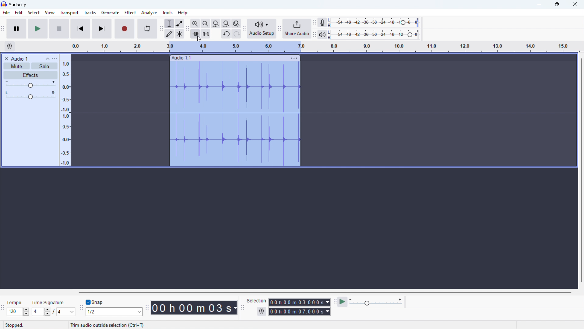 This screenshot has width=584, height=329. Describe the element at coordinates (30, 95) in the screenshot. I see `pan: center` at that location.